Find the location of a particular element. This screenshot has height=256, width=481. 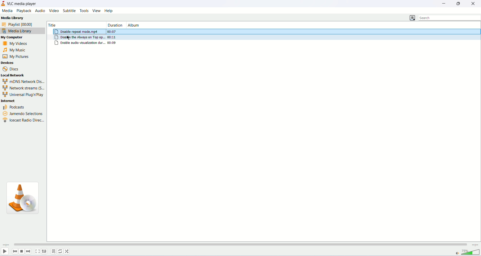

mouse cursor is located at coordinates (69, 38).